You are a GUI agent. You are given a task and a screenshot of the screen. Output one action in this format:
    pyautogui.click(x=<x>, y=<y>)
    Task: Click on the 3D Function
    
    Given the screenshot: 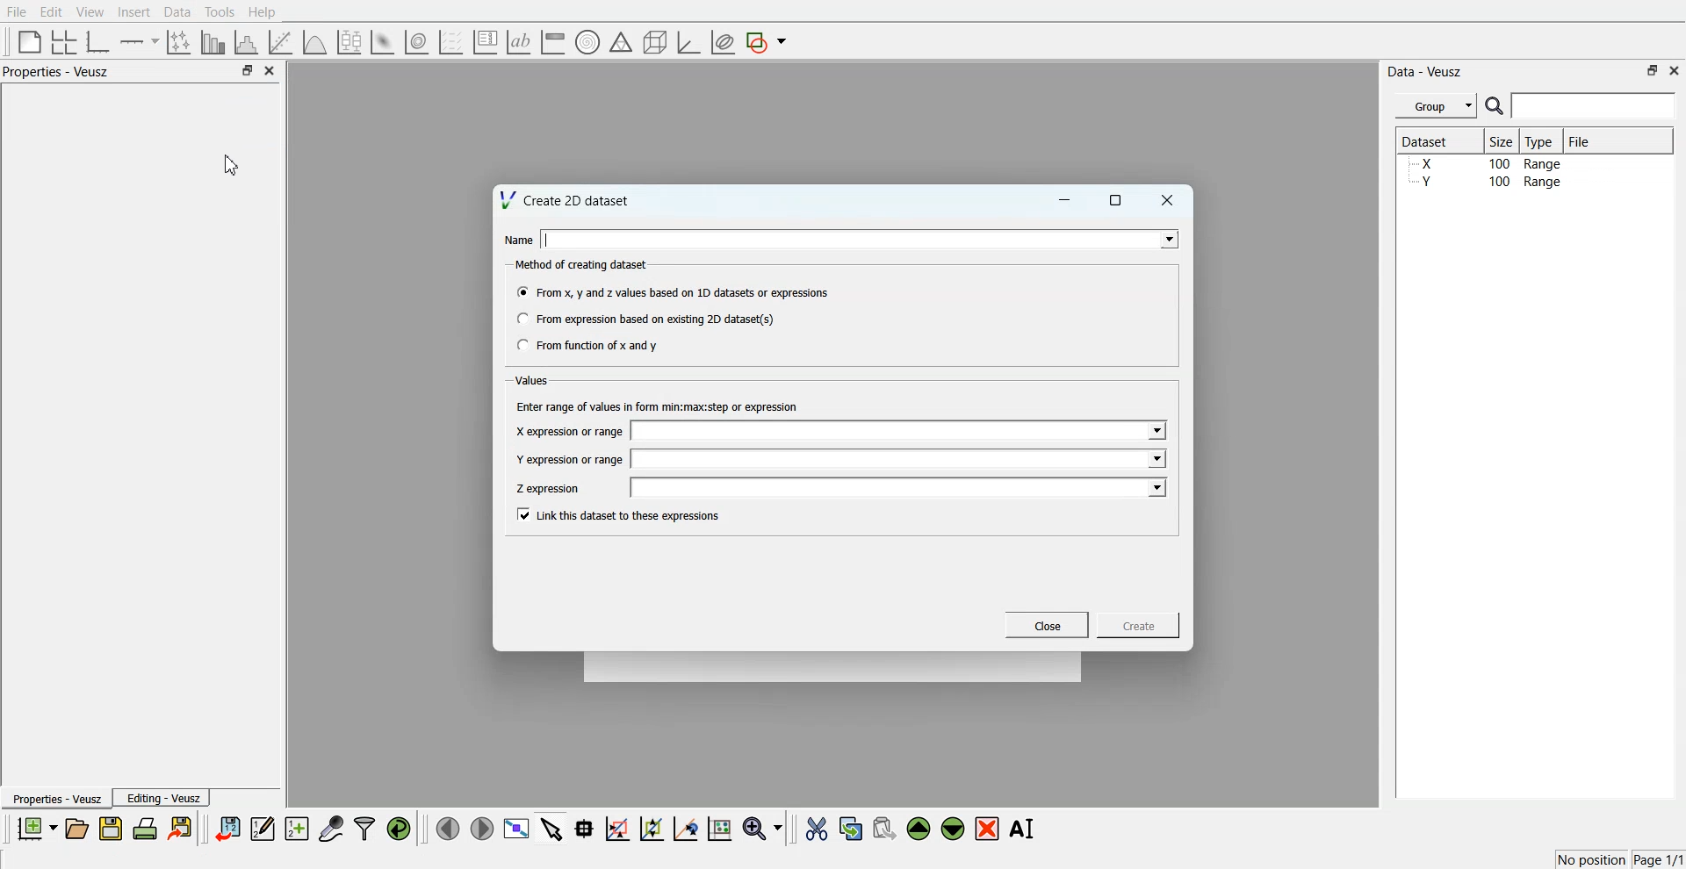 What is the action you would take?
    pyautogui.click(x=315, y=42)
    